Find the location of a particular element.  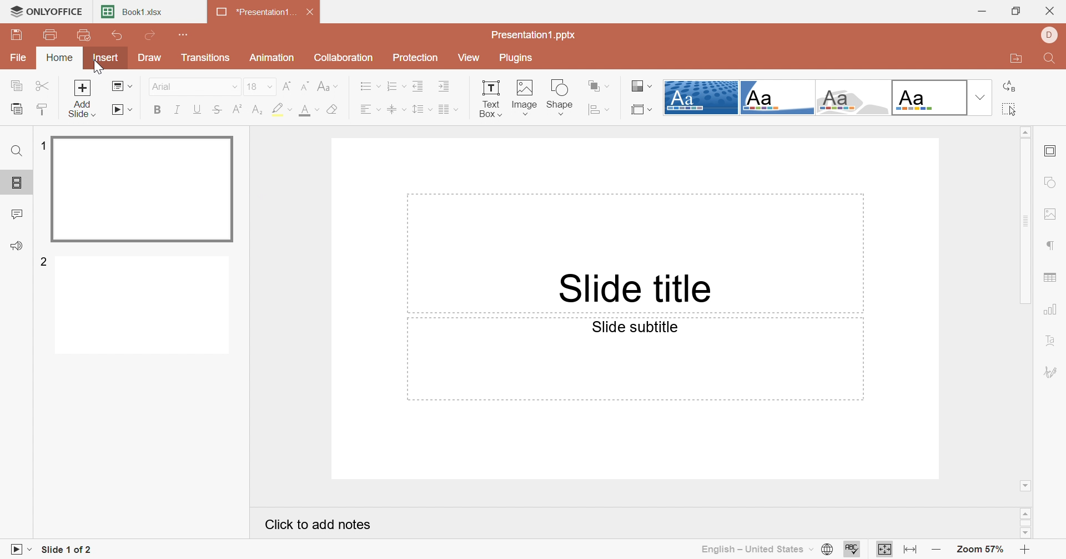

Cut is located at coordinates (46, 88).